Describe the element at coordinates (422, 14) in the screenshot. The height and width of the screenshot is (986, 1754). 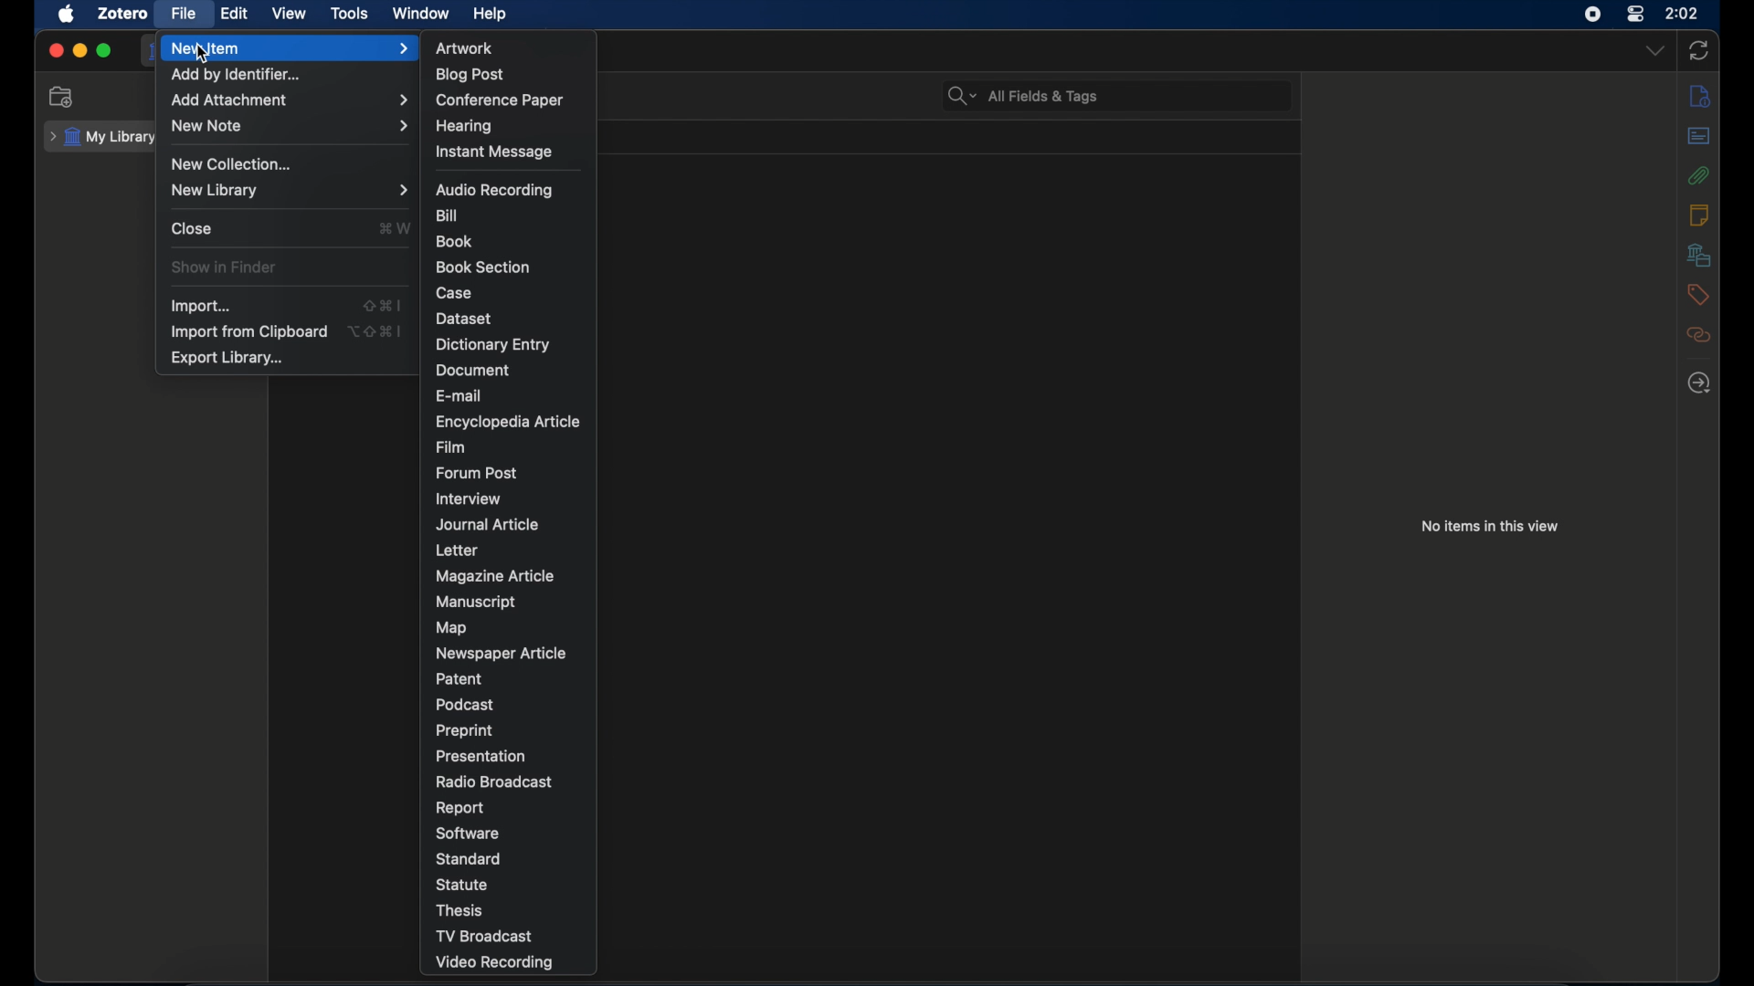
I see `window` at that location.